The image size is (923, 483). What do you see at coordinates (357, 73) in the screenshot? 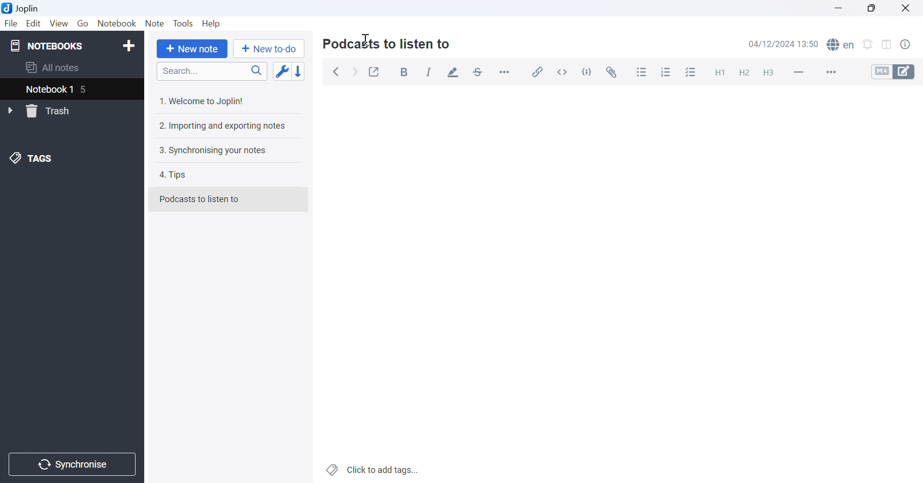
I see `Forward` at bounding box center [357, 73].